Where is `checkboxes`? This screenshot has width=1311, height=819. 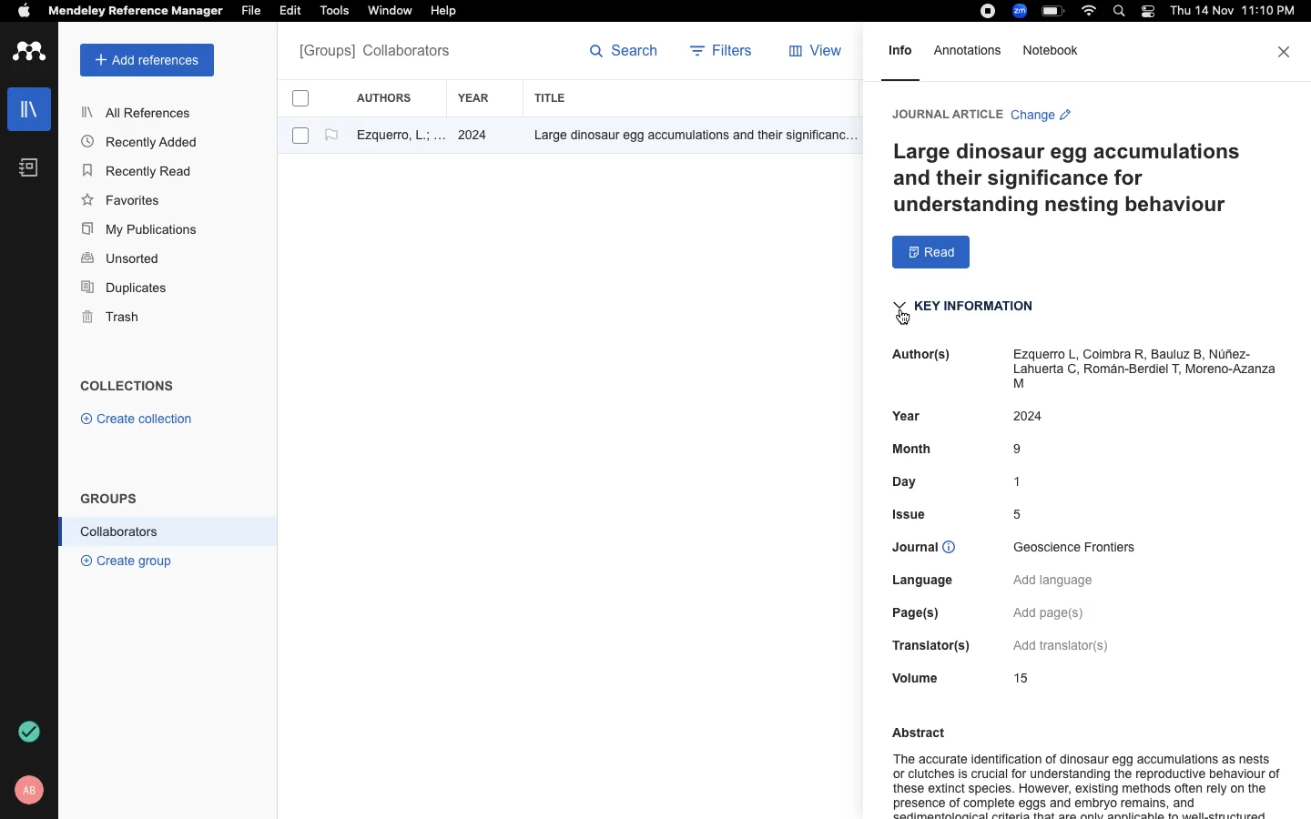
checkboxes is located at coordinates (293, 120).